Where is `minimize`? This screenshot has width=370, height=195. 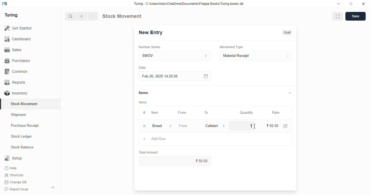 minimize is located at coordinates (339, 4).